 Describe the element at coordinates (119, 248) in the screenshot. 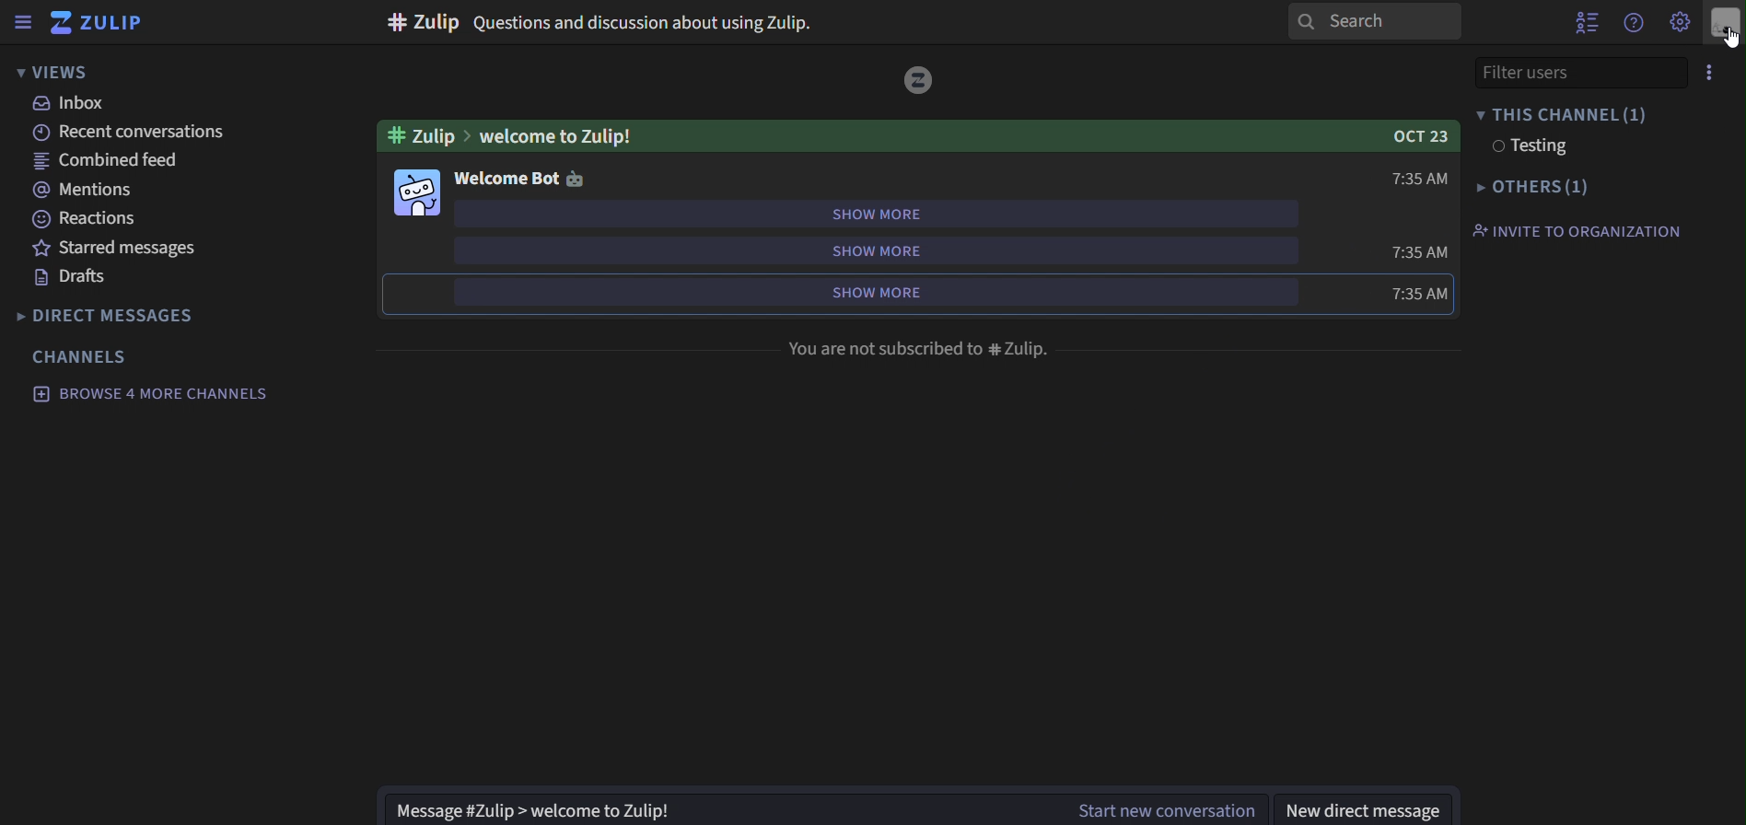

I see `starred messages` at that location.